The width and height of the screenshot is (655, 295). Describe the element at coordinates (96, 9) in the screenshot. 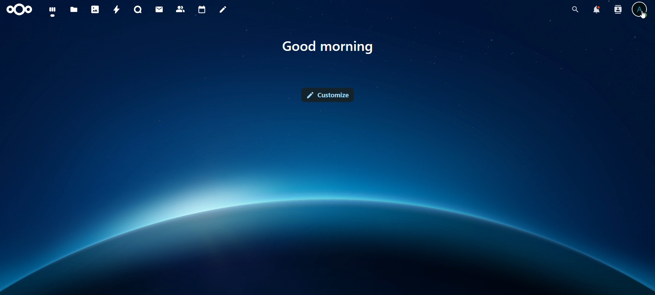

I see `photos` at that location.